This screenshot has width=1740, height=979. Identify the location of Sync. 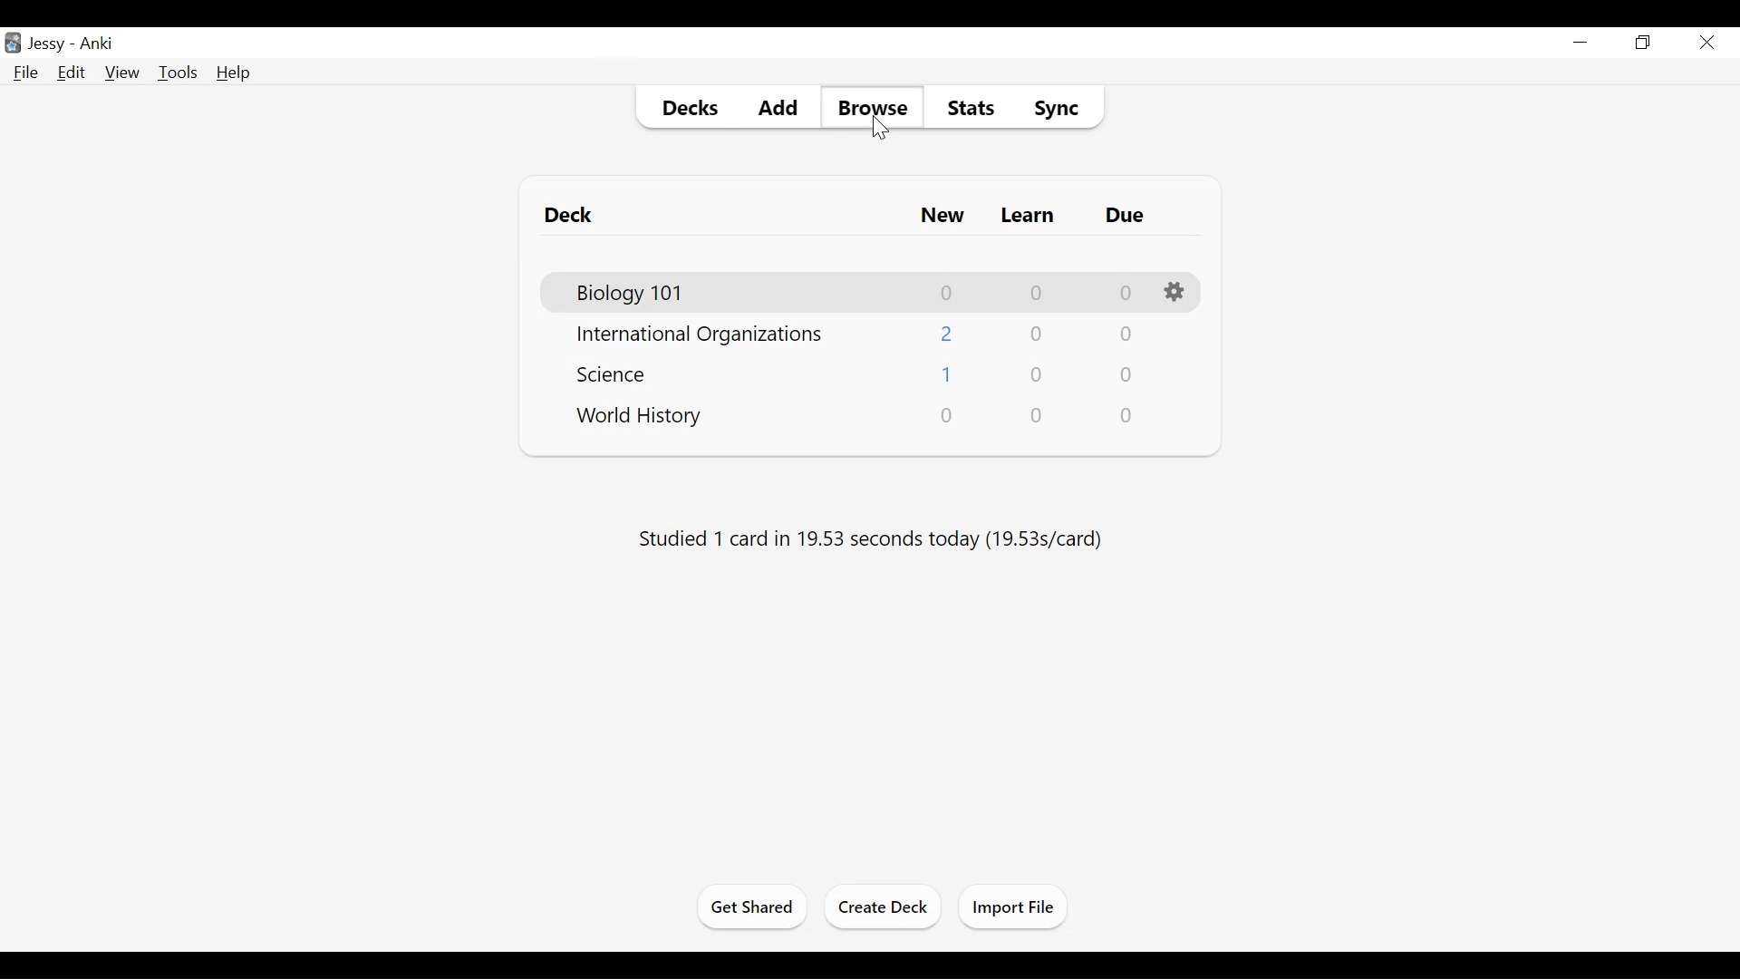
(1058, 108).